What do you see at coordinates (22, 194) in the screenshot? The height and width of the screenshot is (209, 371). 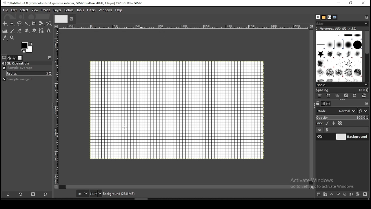 I see `restore tool preset` at bounding box center [22, 194].